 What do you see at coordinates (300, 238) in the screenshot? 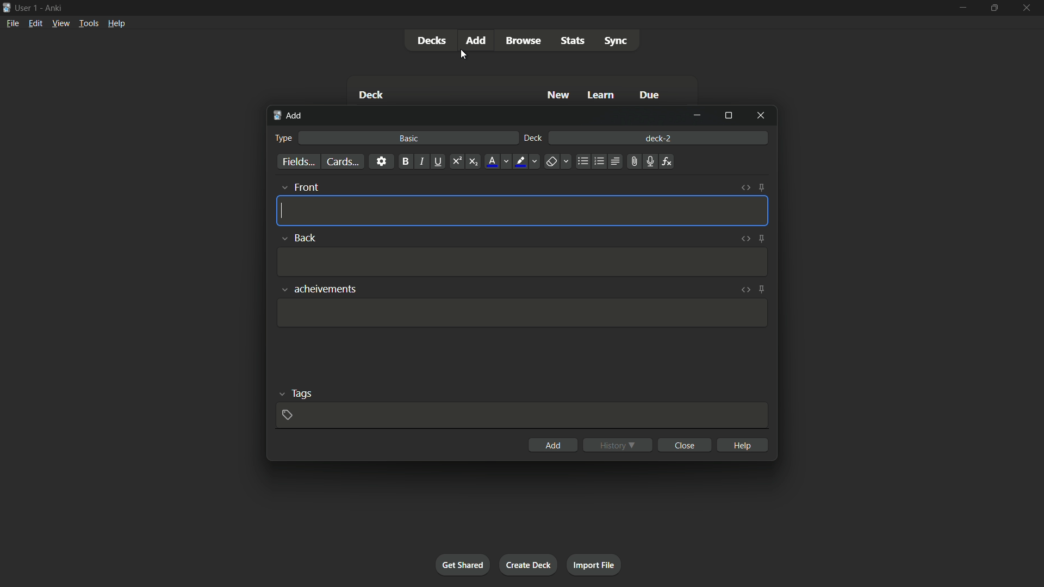
I see `back` at bounding box center [300, 238].